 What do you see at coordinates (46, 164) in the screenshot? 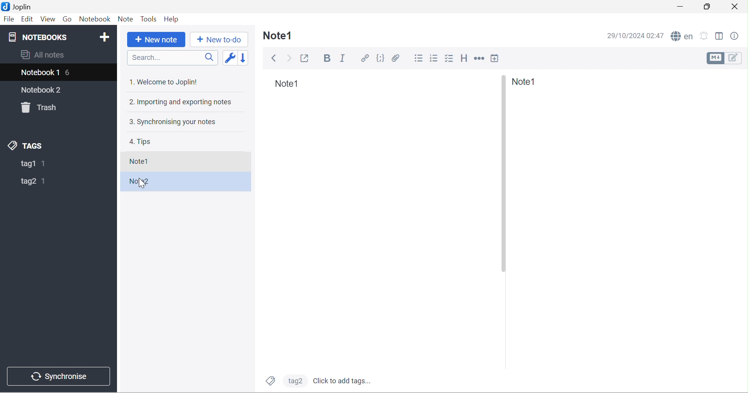
I see `1` at bounding box center [46, 164].